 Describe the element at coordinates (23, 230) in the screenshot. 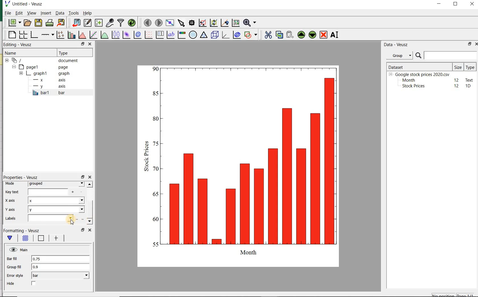

I see `Formatting - Veusz` at that location.